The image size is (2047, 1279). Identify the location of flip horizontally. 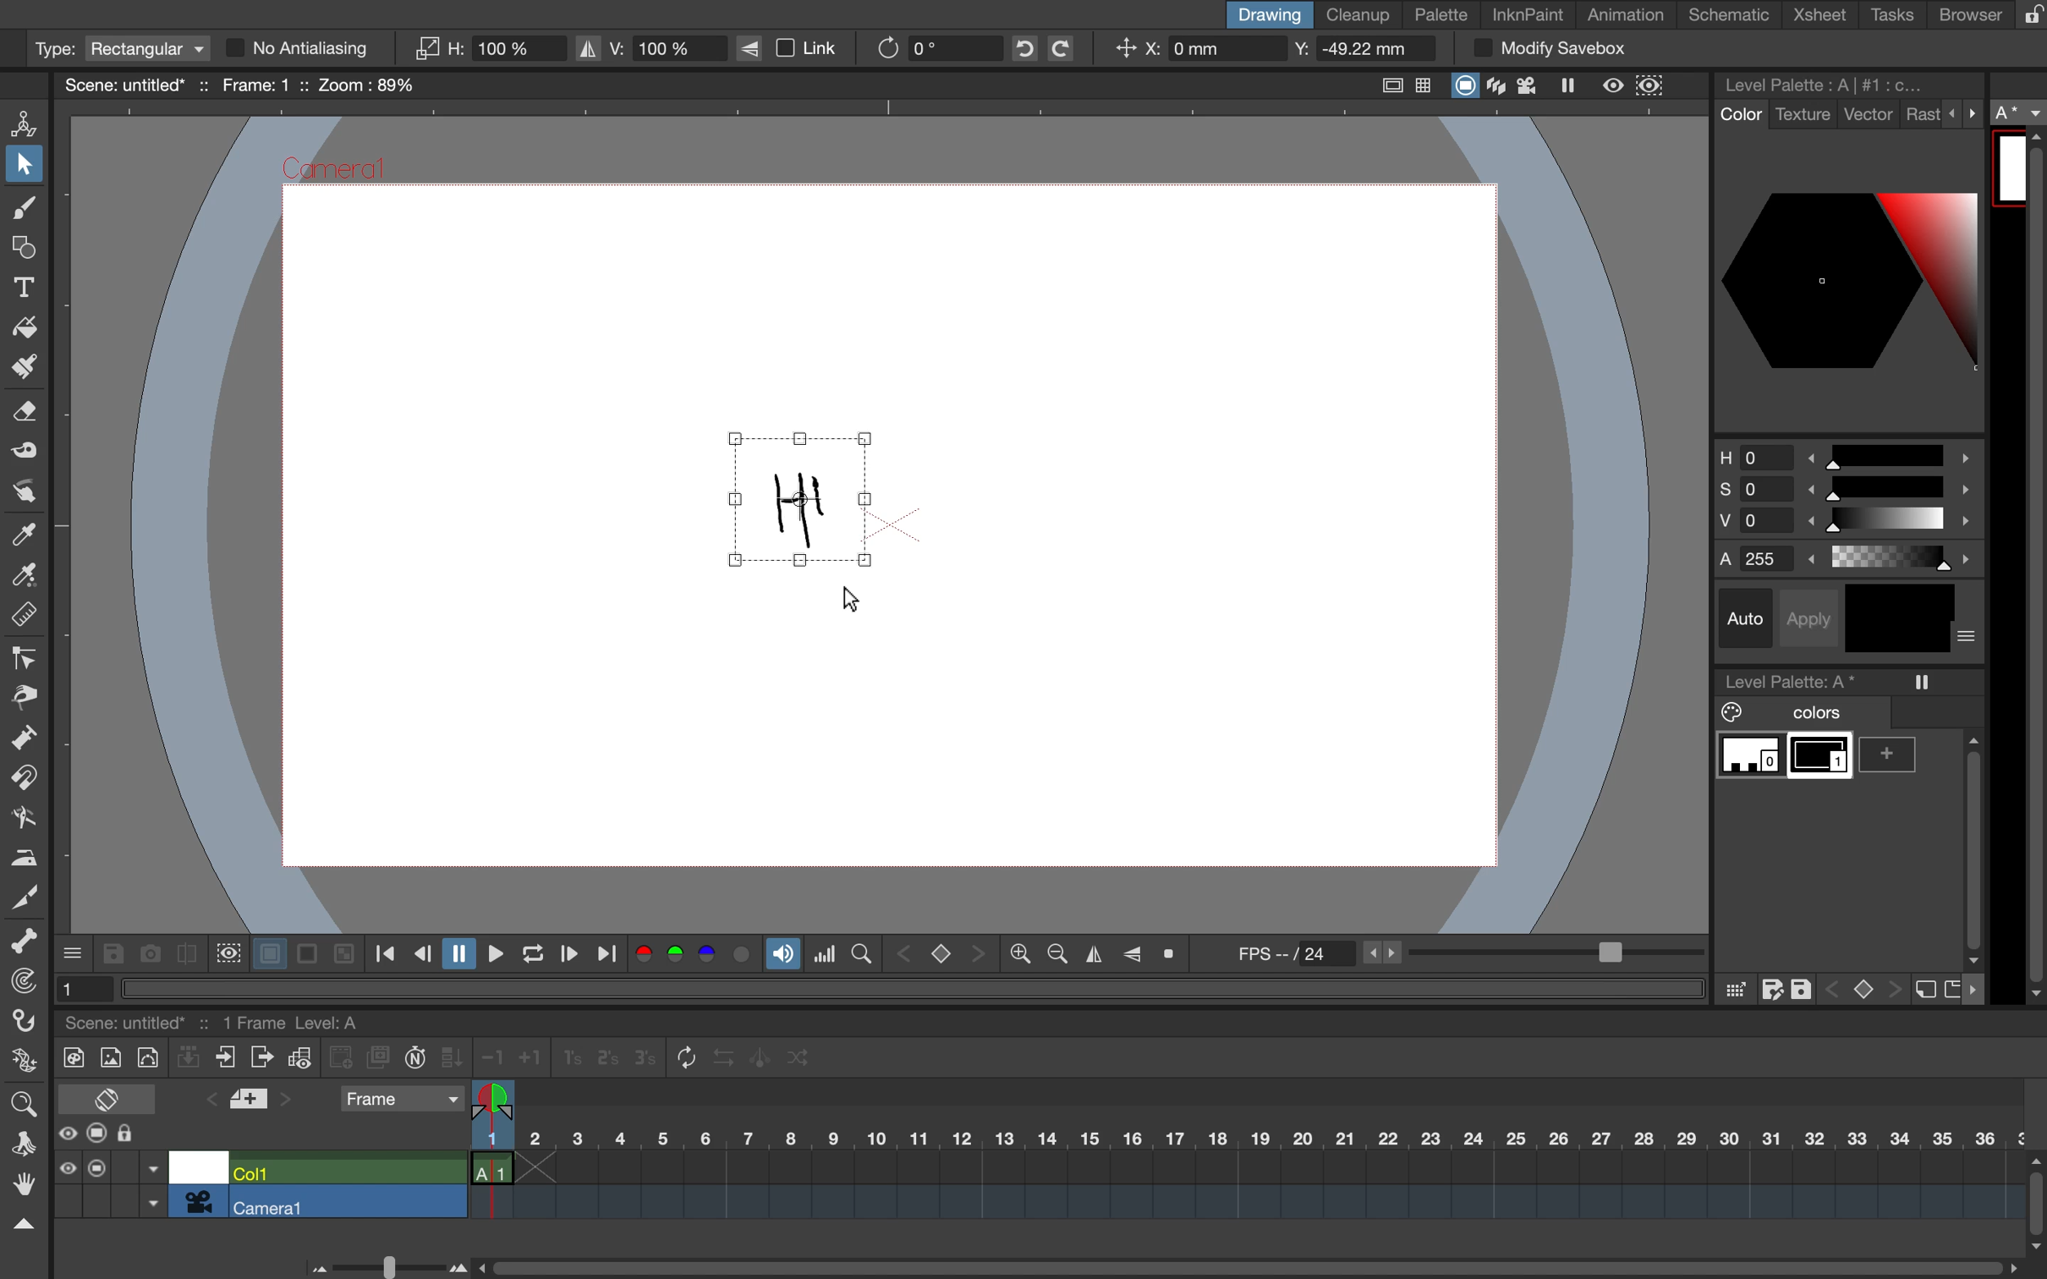
(1089, 954).